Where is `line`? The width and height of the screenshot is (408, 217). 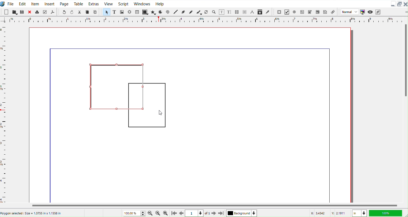
line is located at coordinates (51, 127).